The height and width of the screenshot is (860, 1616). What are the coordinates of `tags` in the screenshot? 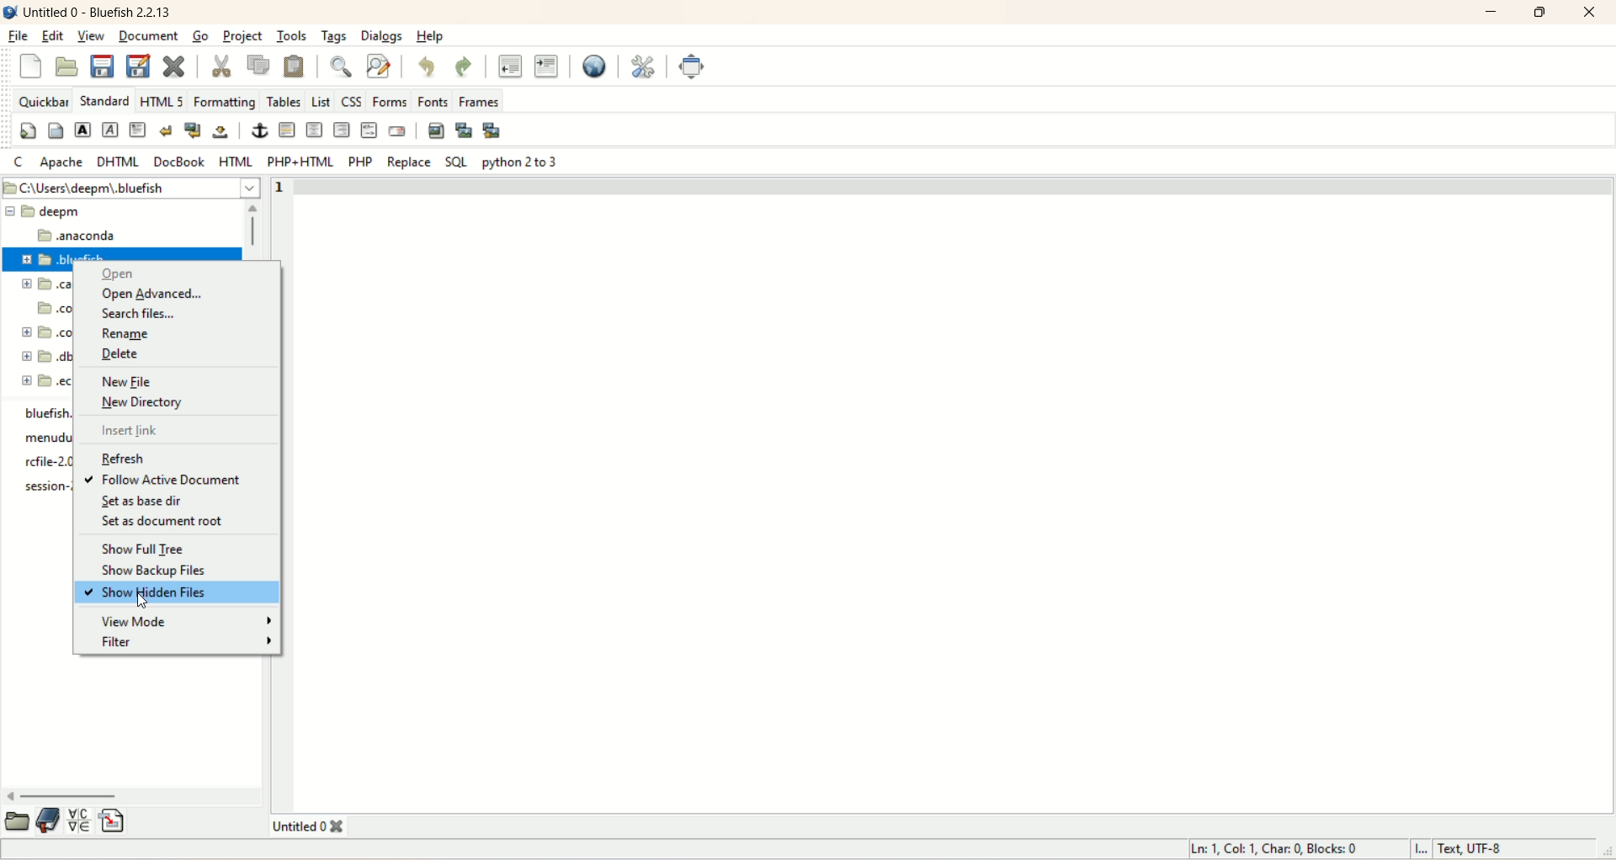 It's located at (334, 36).